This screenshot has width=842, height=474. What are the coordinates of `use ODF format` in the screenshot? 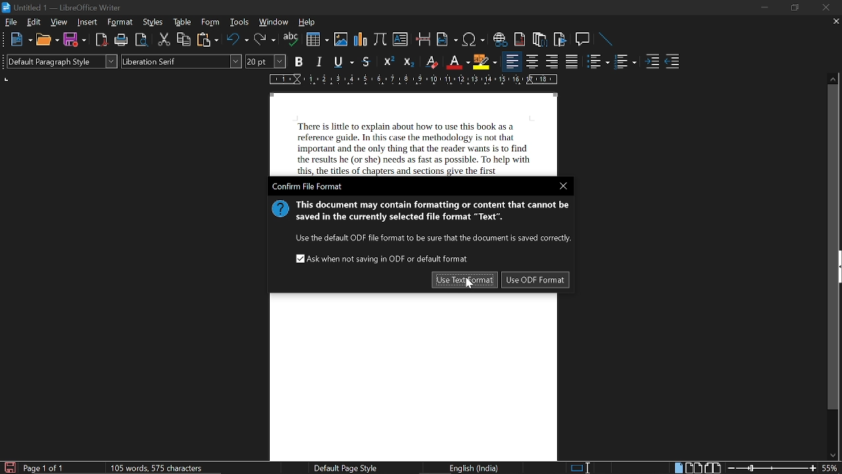 It's located at (534, 280).